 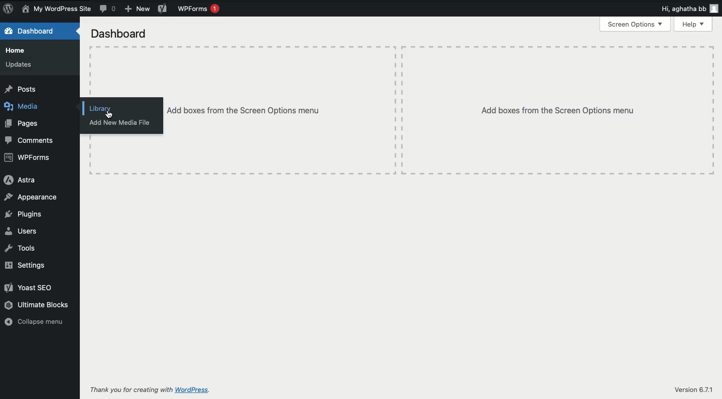 I want to click on Users, so click(x=24, y=230).